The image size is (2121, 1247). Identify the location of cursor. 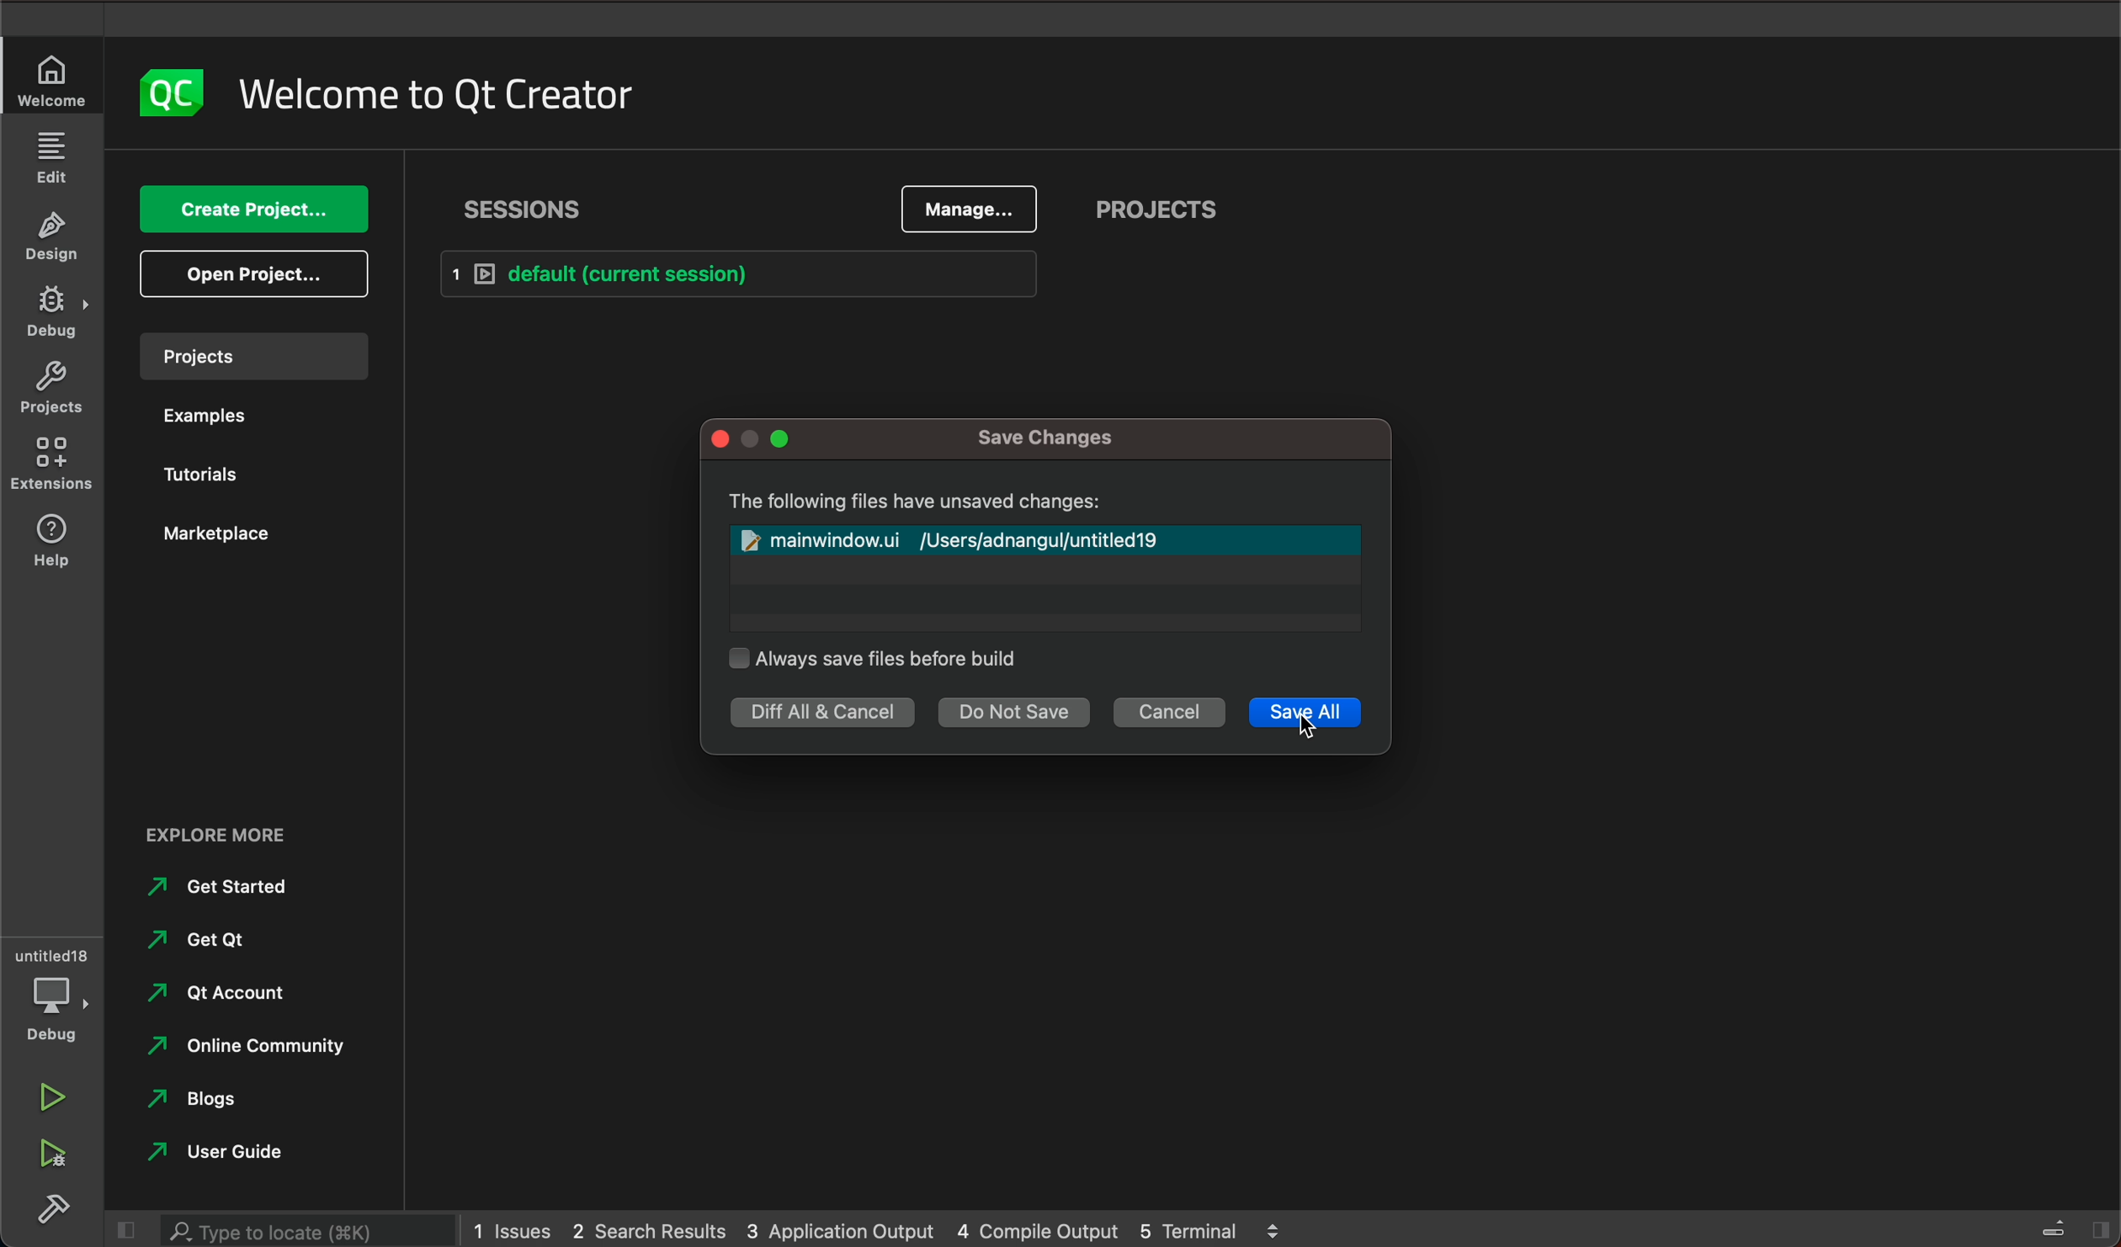
(1310, 728).